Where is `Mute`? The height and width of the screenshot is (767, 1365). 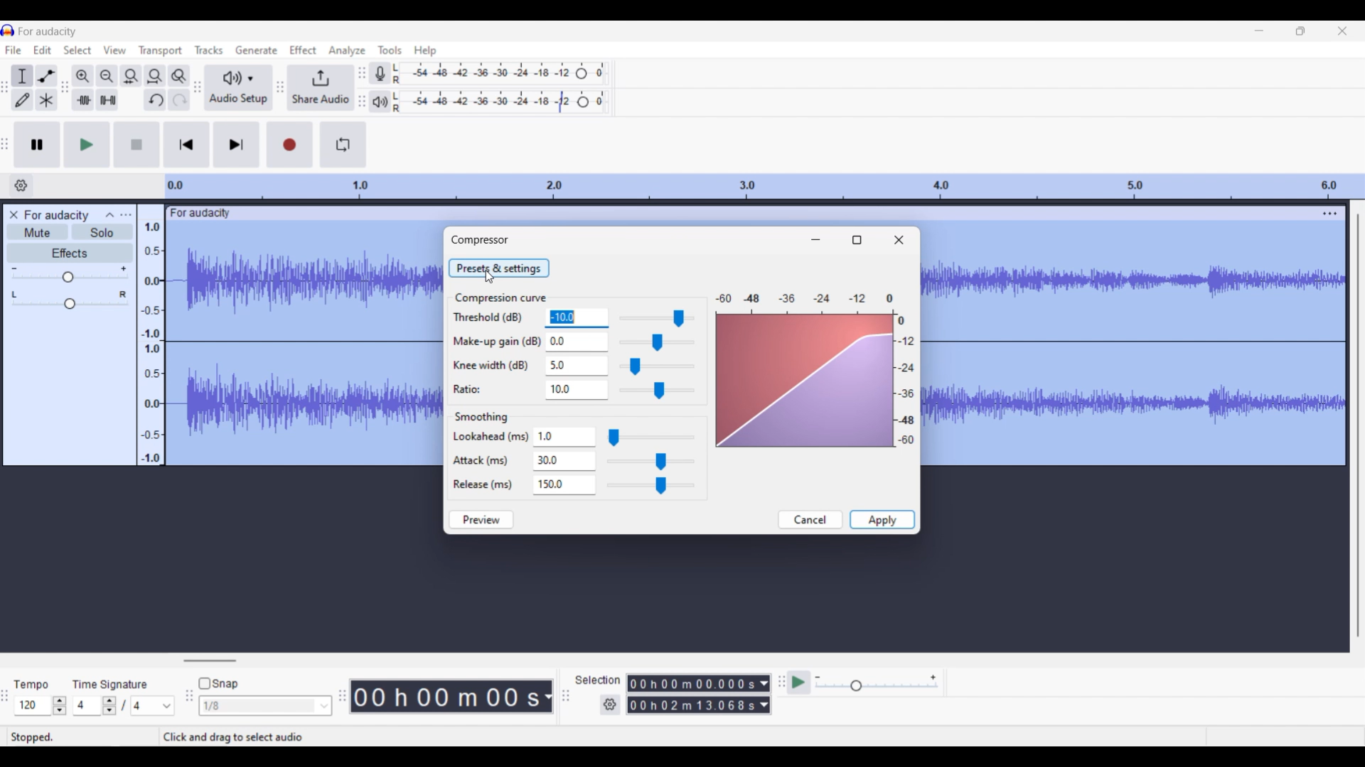 Mute is located at coordinates (37, 232).